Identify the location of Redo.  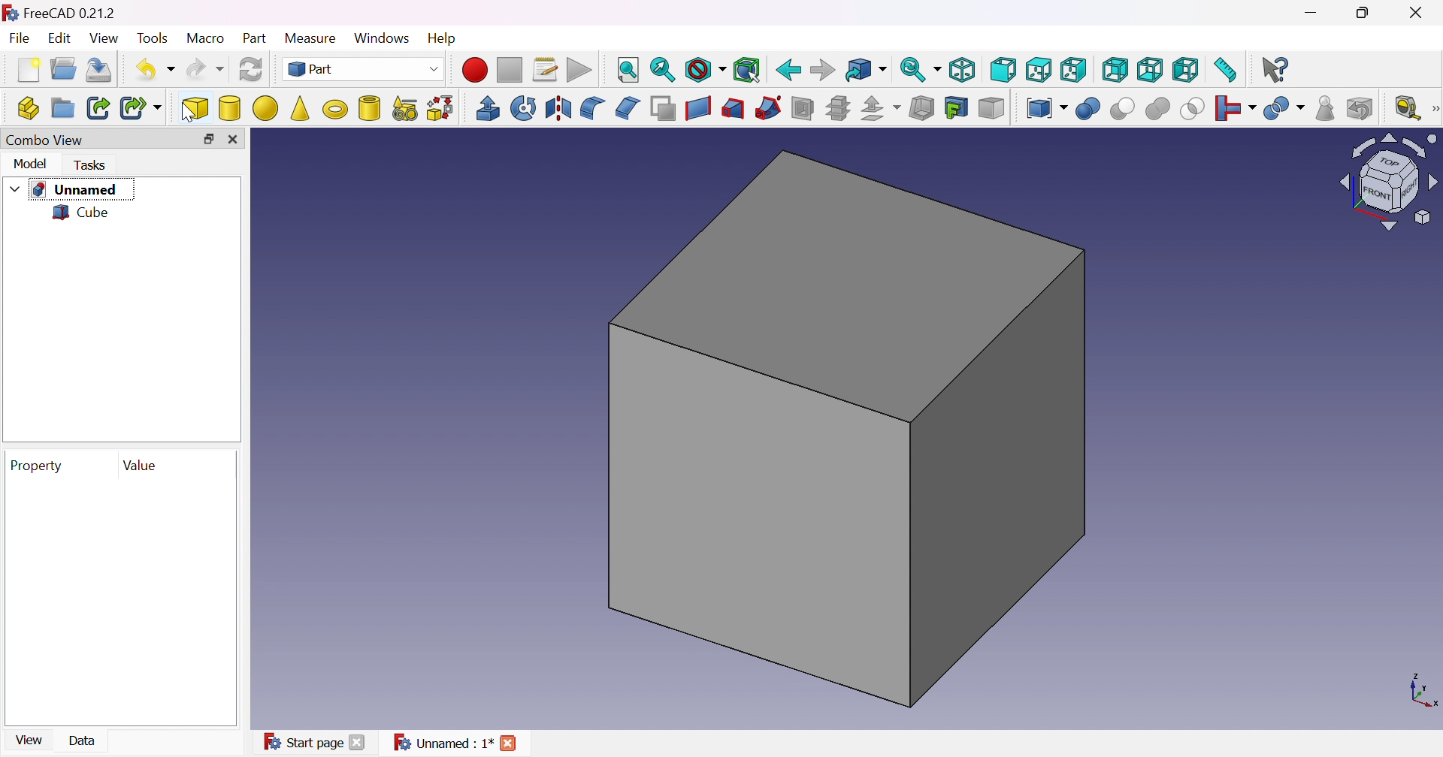
(203, 72).